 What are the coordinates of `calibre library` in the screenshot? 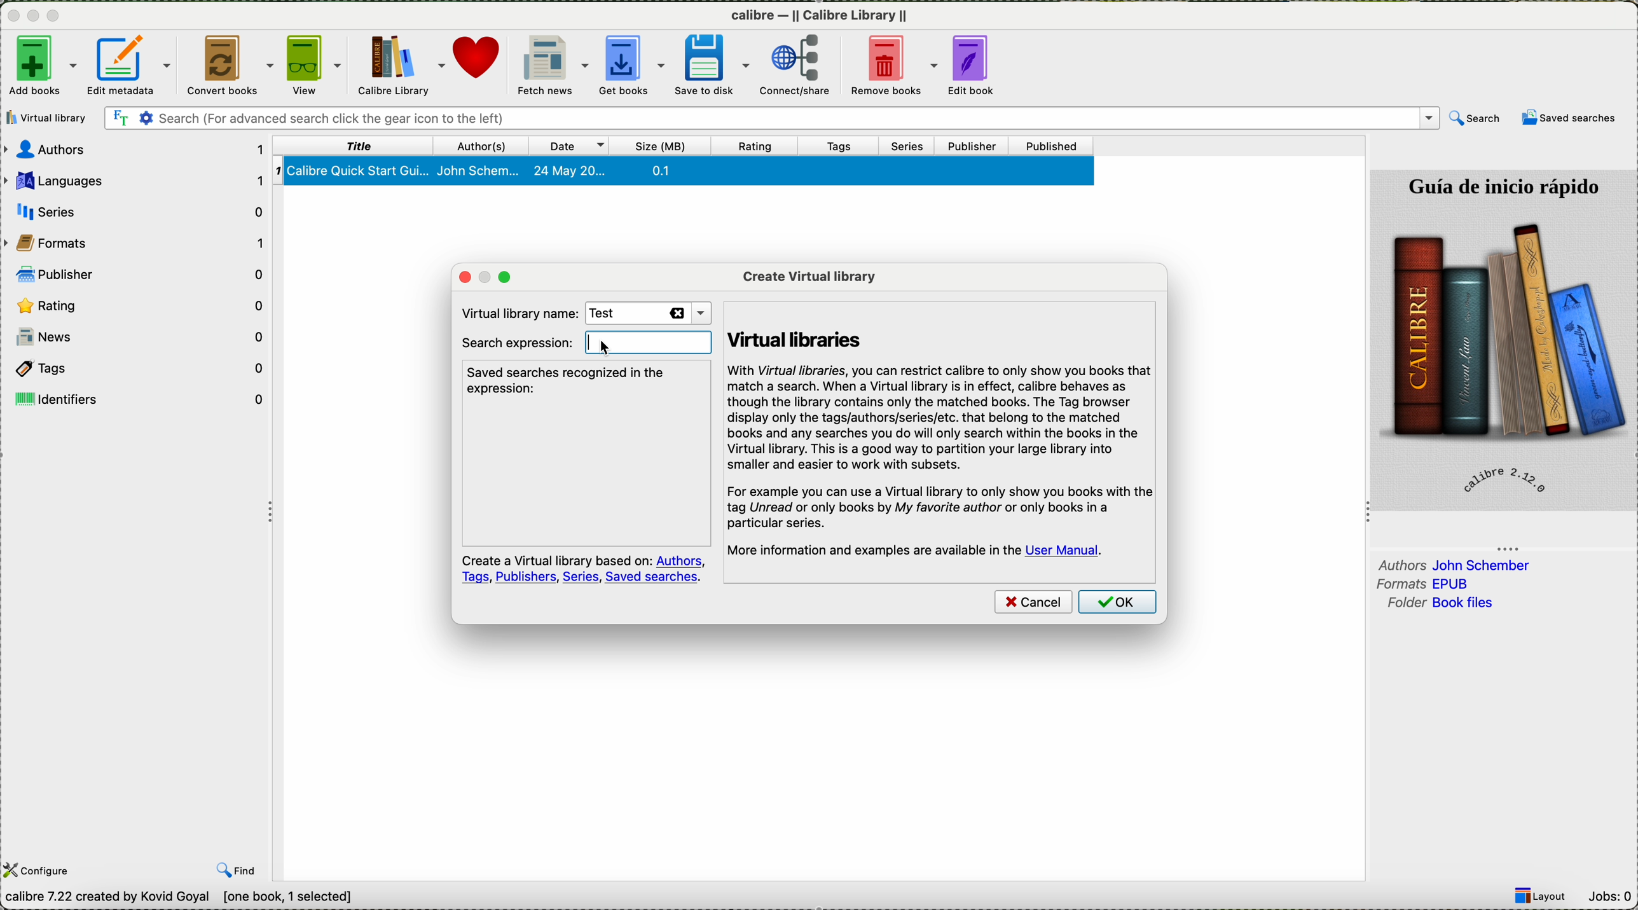 It's located at (401, 65).